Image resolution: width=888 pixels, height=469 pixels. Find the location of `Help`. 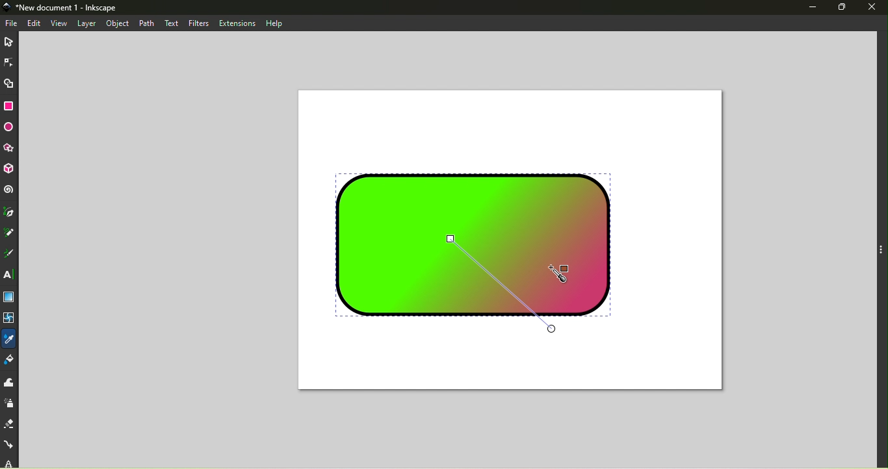

Help is located at coordinates (274, 23).